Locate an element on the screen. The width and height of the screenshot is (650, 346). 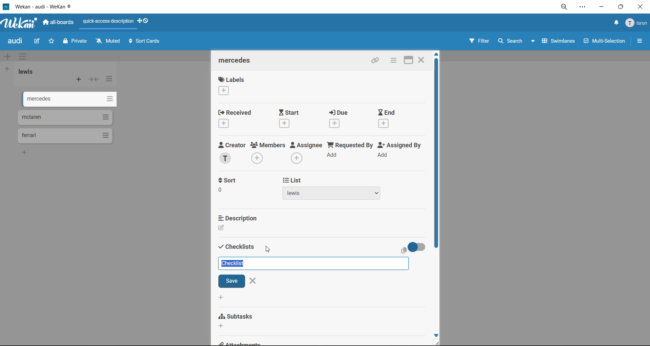
sort is located at coordinates (229, 180).